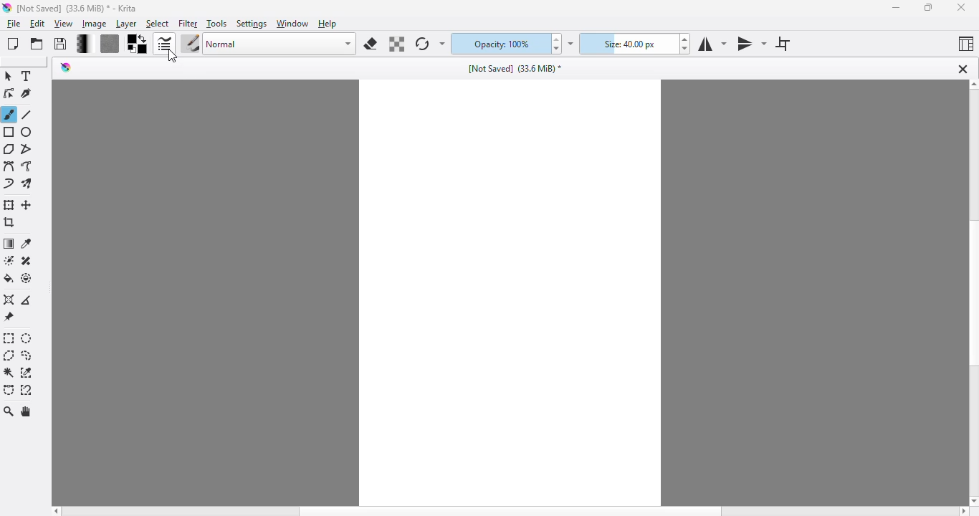 This screenshot has width=979, height=516. I want to click on file, so click(14, 24).